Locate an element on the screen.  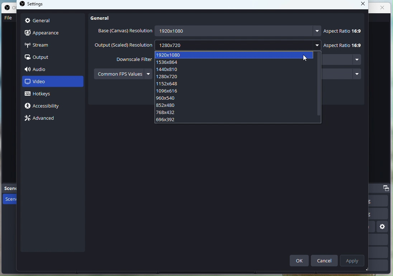
Video is located at coordinates (52, 82).